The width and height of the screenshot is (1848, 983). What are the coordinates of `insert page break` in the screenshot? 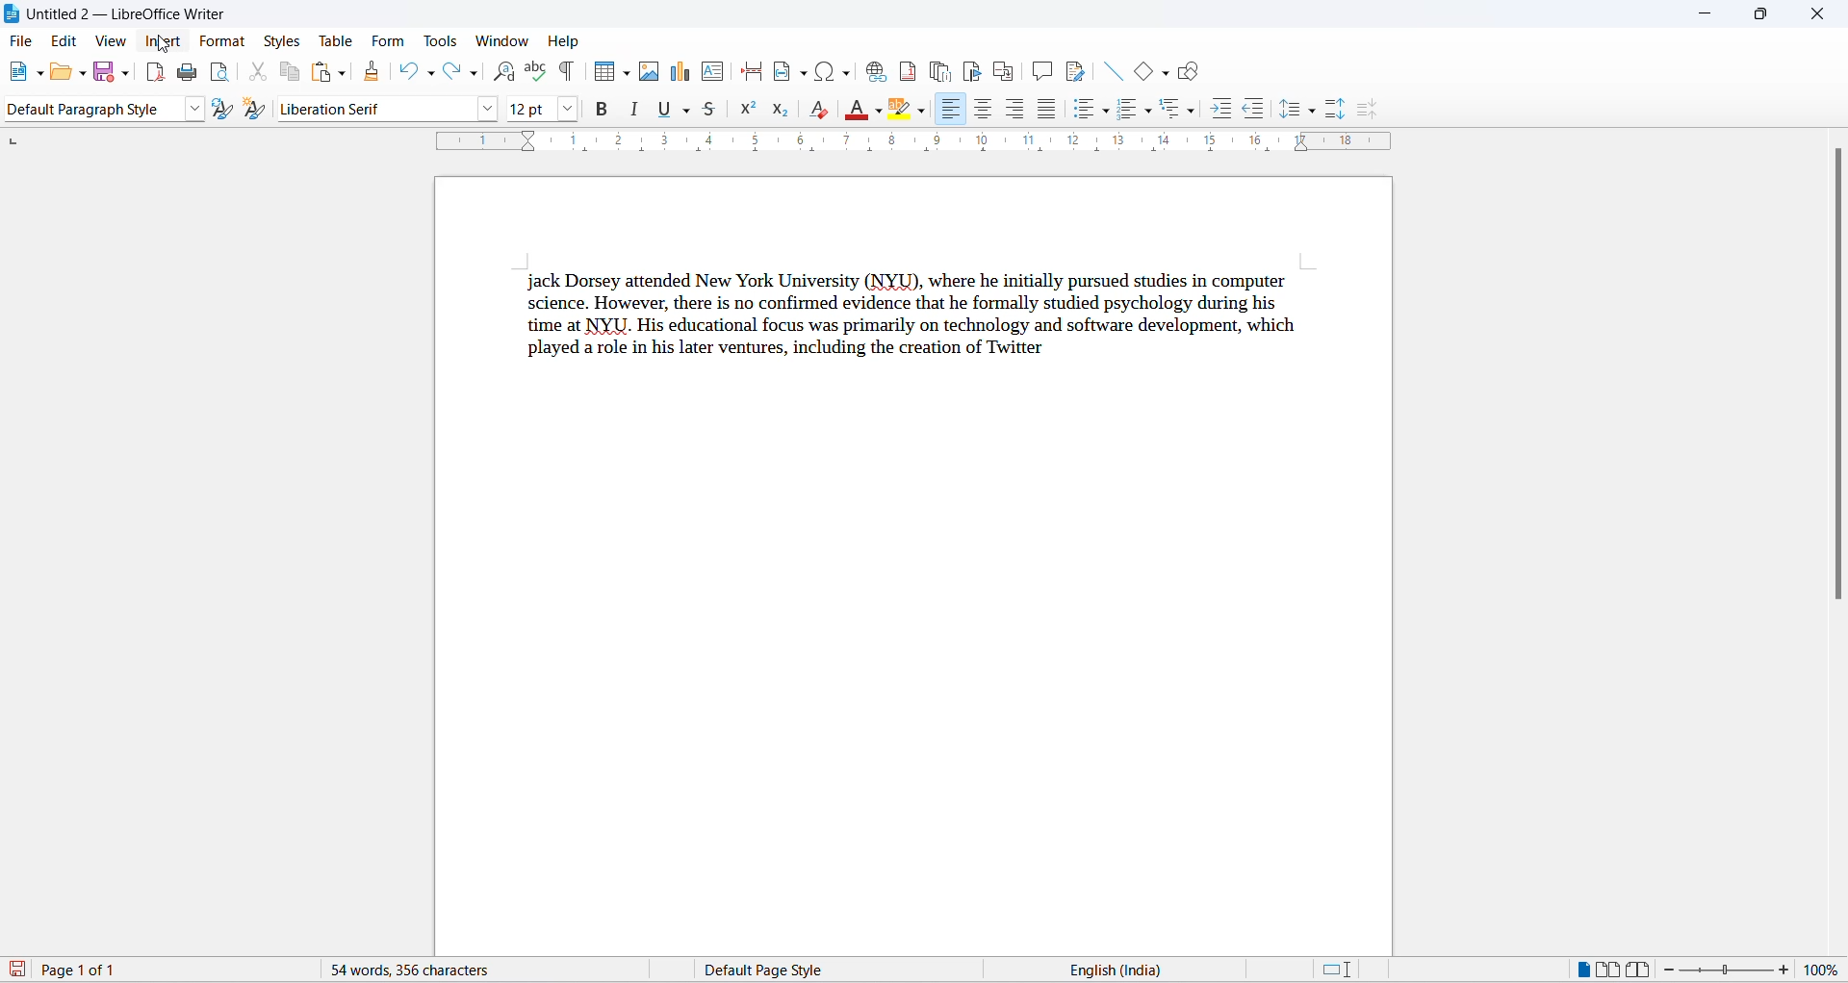 It's located at (750, 70).